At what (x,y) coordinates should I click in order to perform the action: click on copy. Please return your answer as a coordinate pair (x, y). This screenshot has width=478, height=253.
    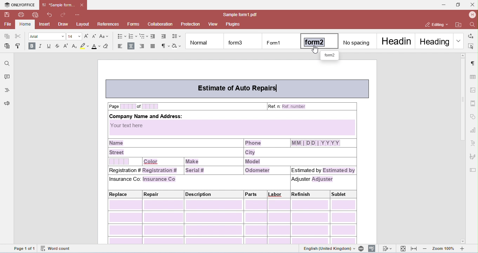
    Looking at the image, I should click on (7, 36).